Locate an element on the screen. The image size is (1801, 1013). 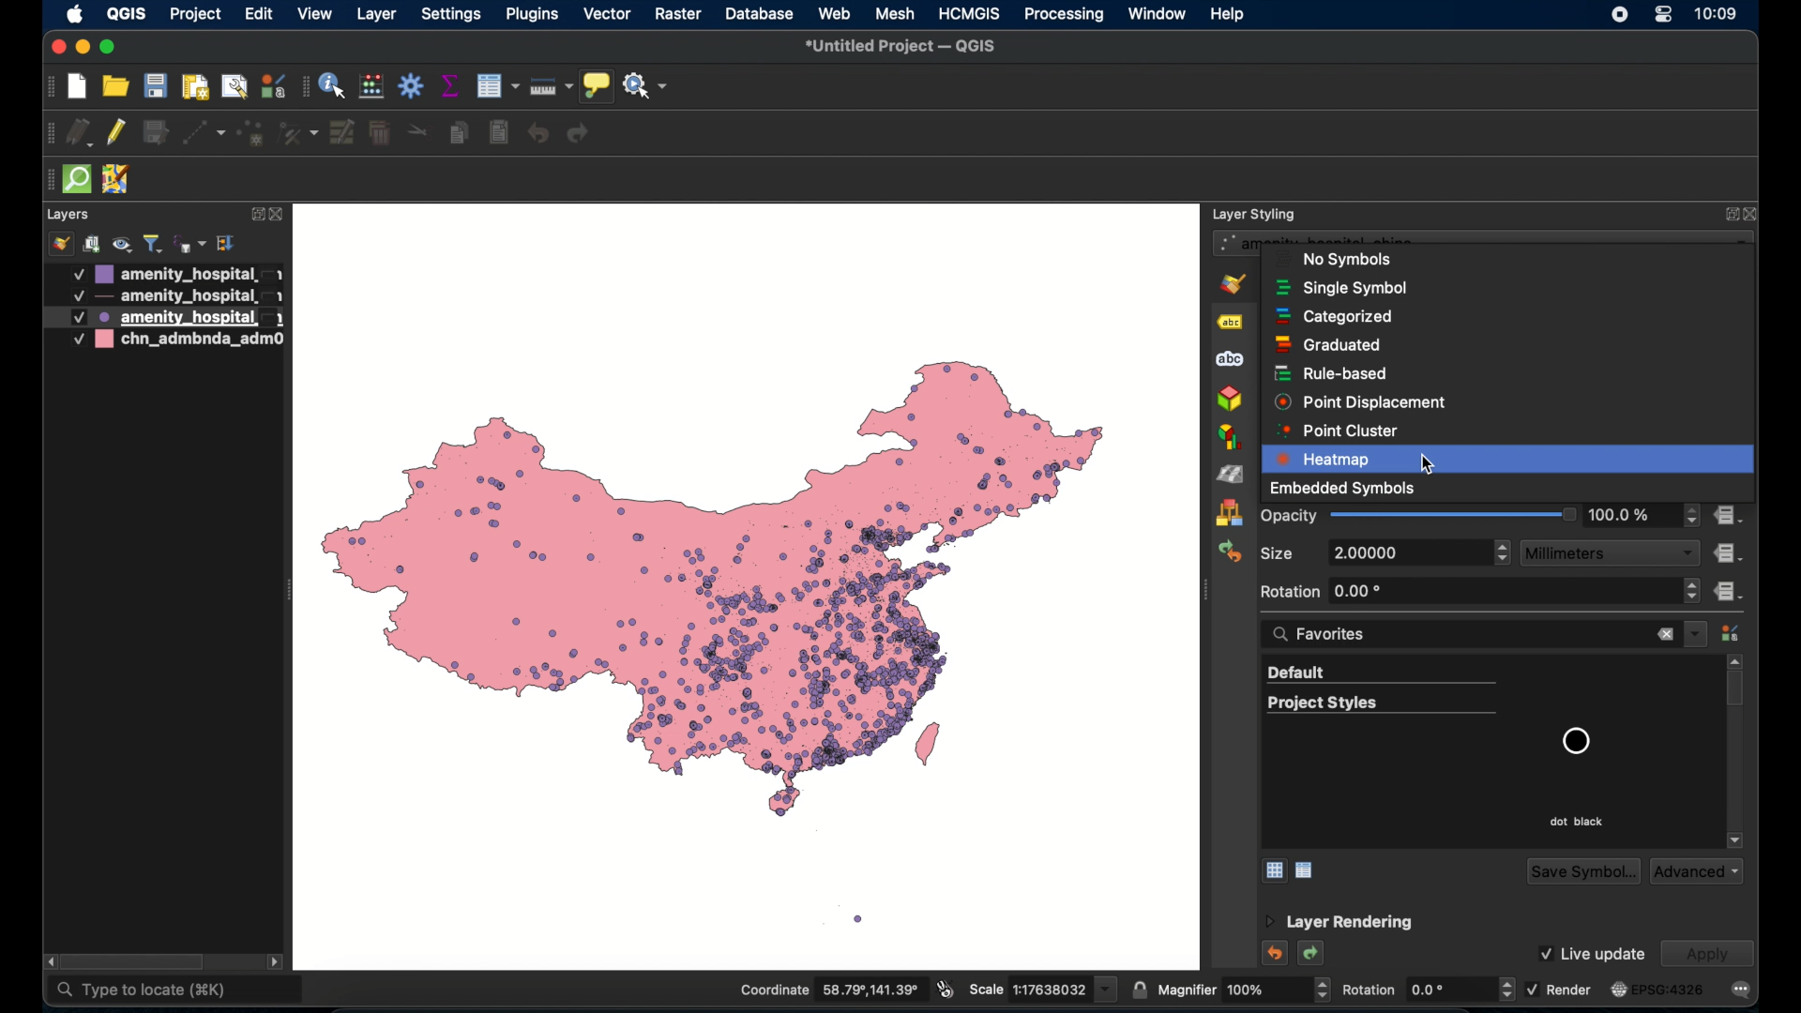
graduated is located at coordinates (1327, 345).